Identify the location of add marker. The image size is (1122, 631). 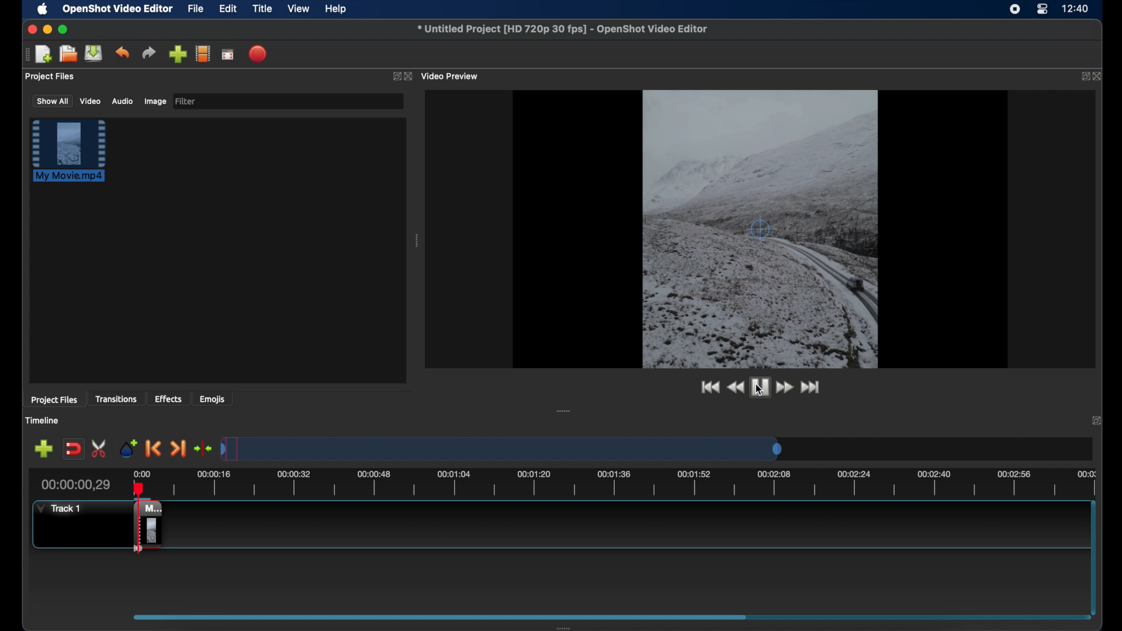
(127, 448).